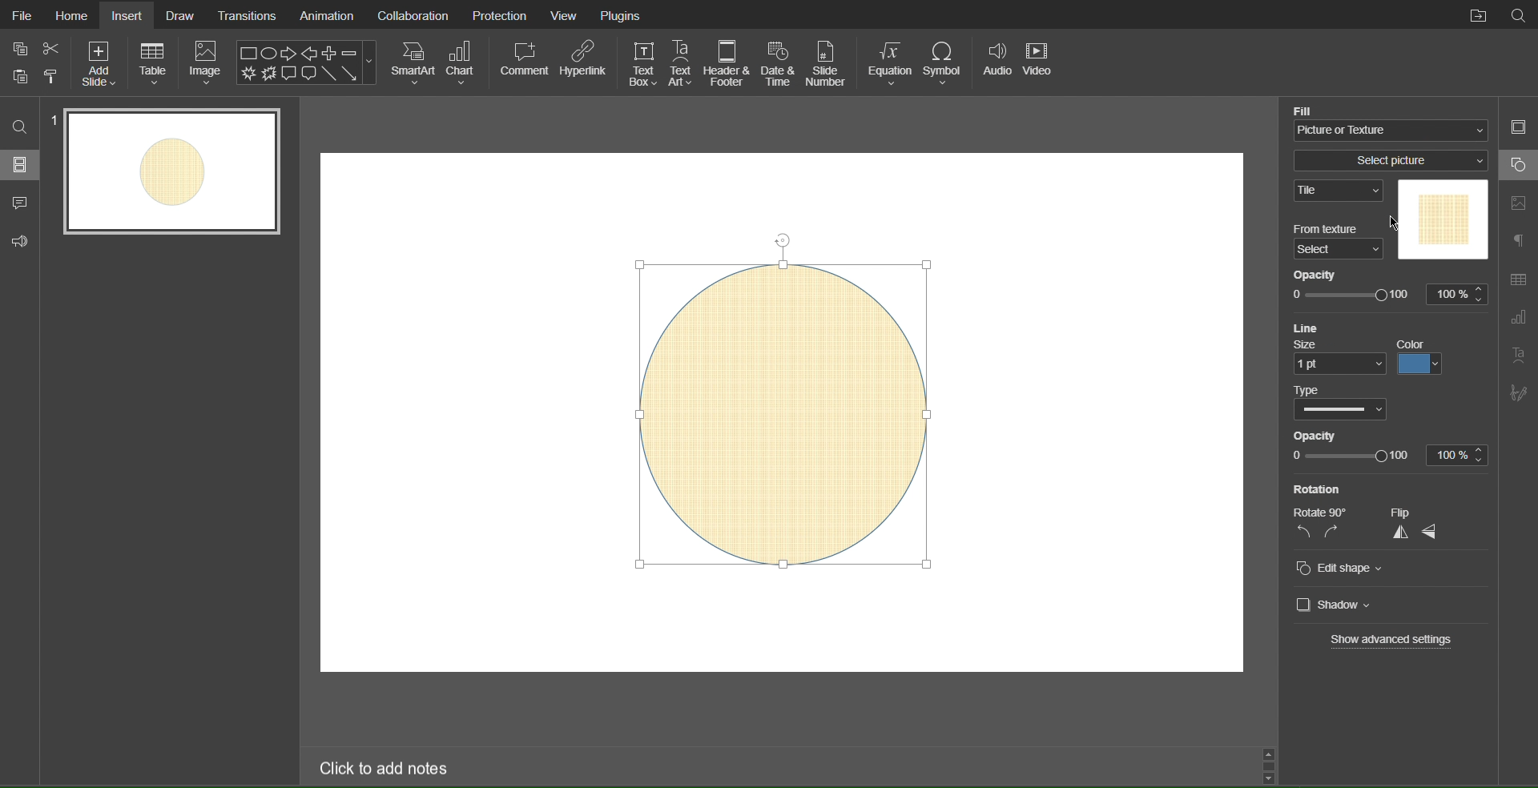 The width and height of the screenshot is (1538, 788). Describe the element at coordinates (890, 63) in the screenshot. I see `Equation` at that location.